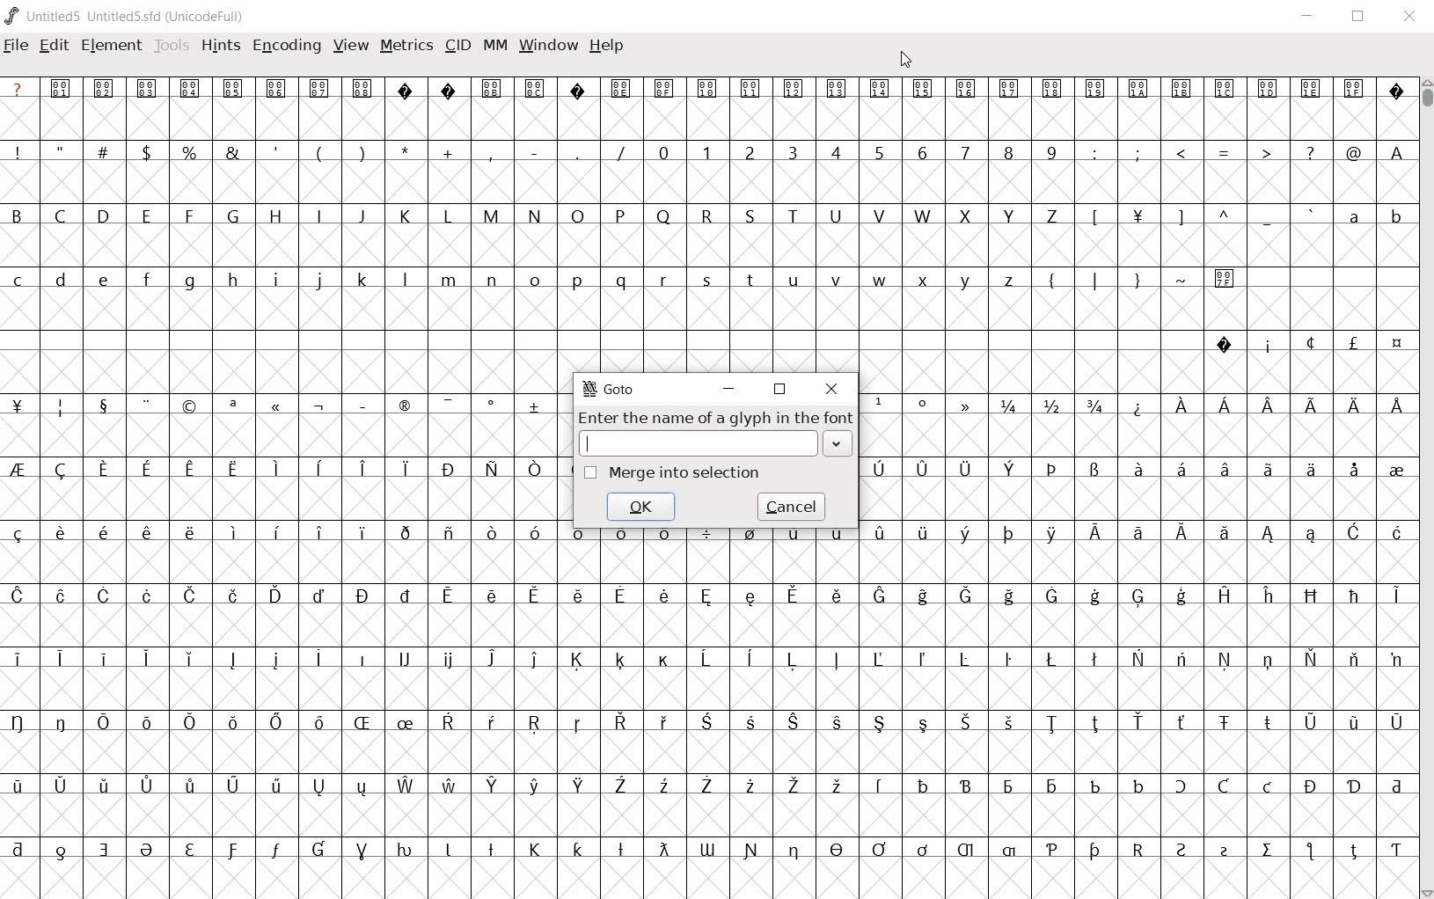  Describe the element at coordinates (835, 151) in the screenshot. I see `4` at that location.